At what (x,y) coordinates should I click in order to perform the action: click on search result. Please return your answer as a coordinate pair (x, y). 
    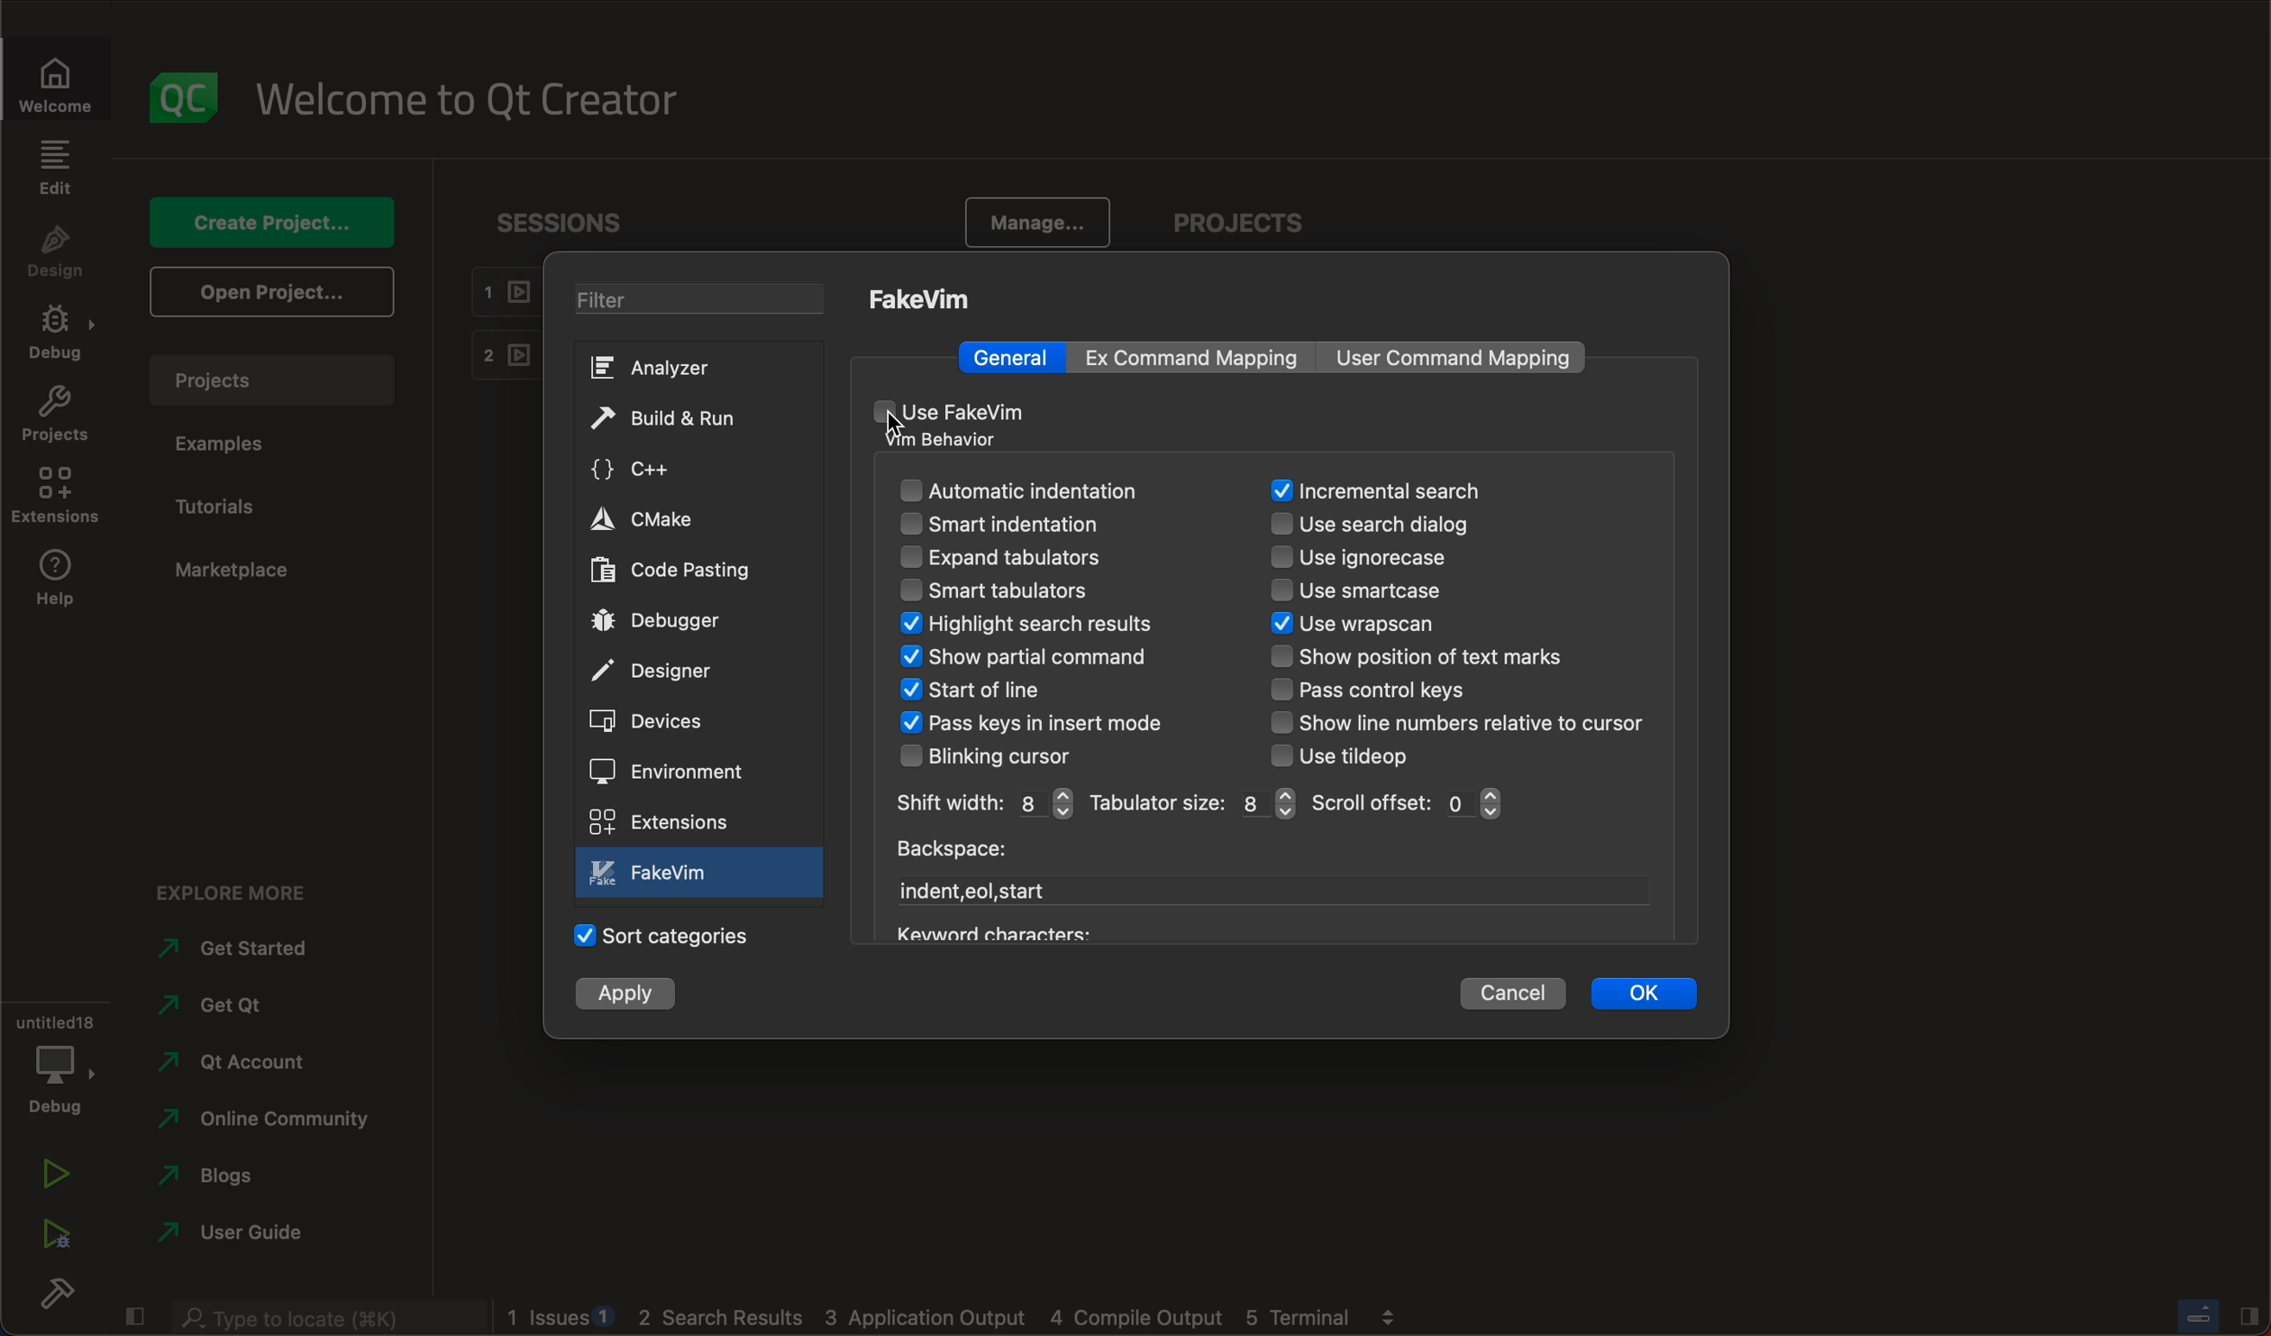
    Looking at the image, I should click on (1059, 626).